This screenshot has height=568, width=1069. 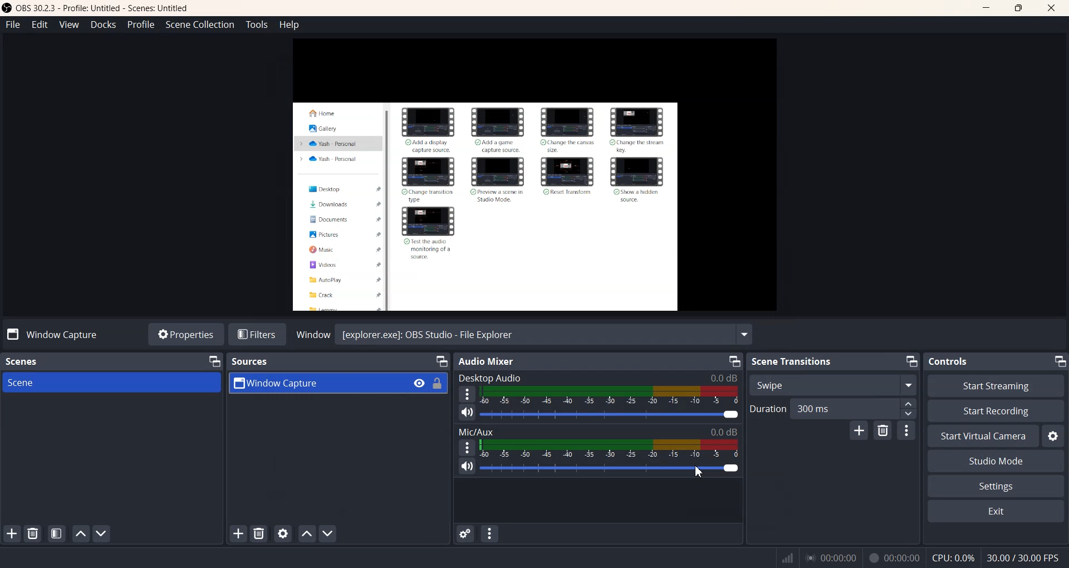 I want to click on Remove Selected Scene, so click(x=33, y=534).